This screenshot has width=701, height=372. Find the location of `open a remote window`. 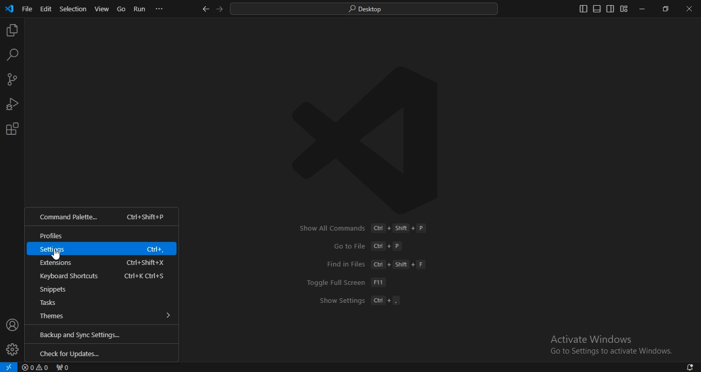

open a remote window is located at coordinates (9, 366).